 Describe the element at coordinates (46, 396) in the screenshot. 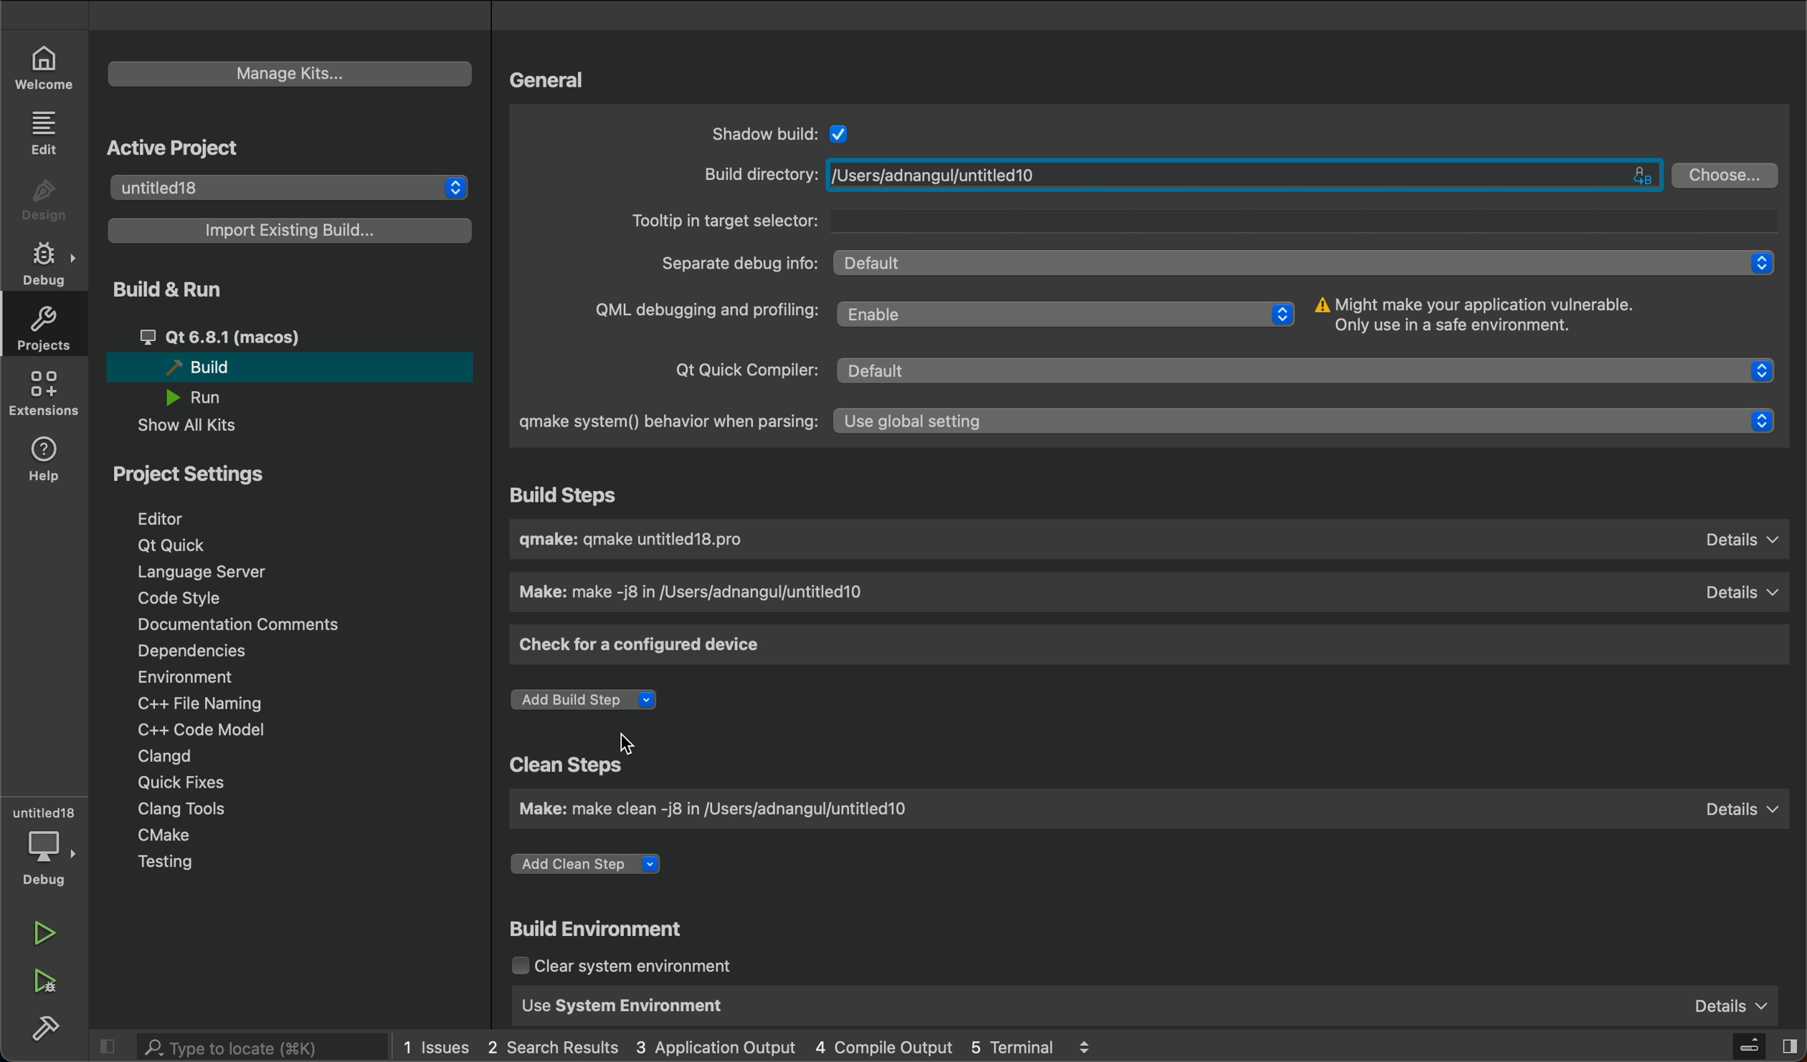

I see `extensions` at that location.